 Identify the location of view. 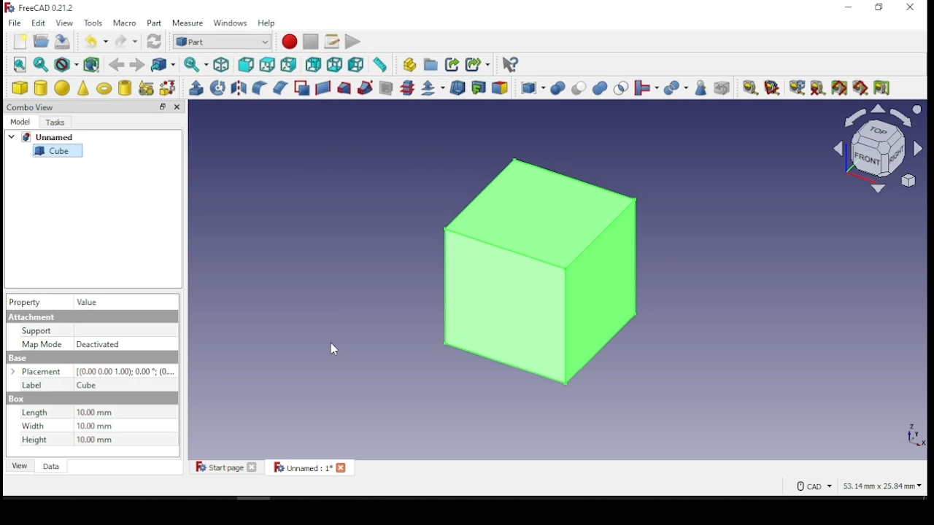
(20, 465).